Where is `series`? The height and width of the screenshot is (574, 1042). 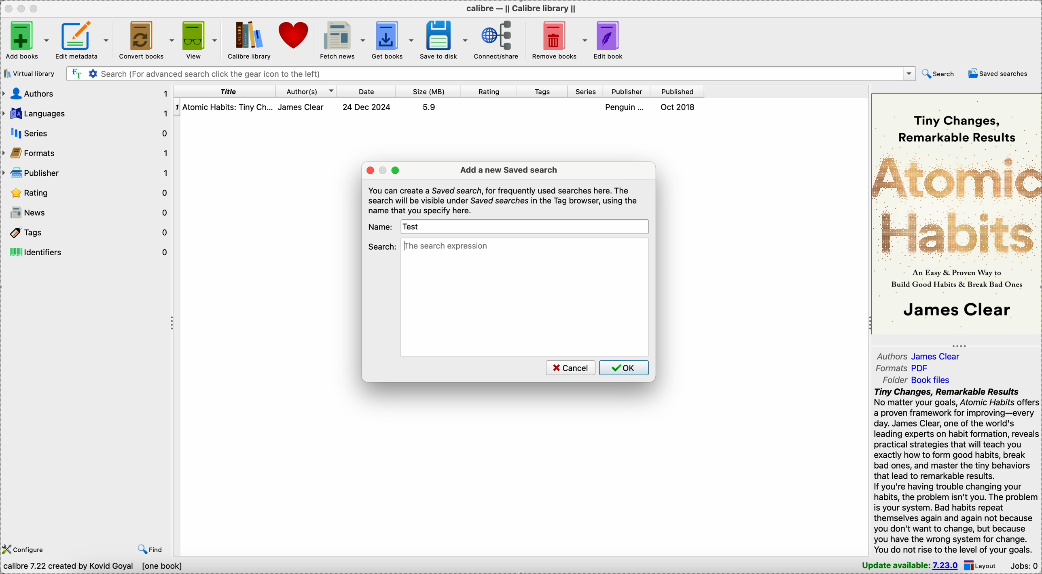 series is located at coordinates (586, 92).